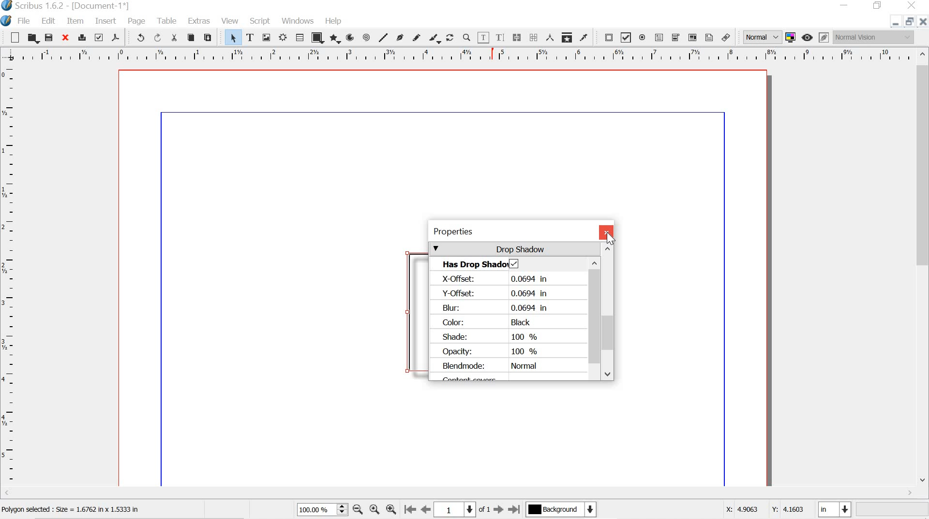 The width and height of the screenshot is (929, 519). I want to click on in, so click(836, 510).